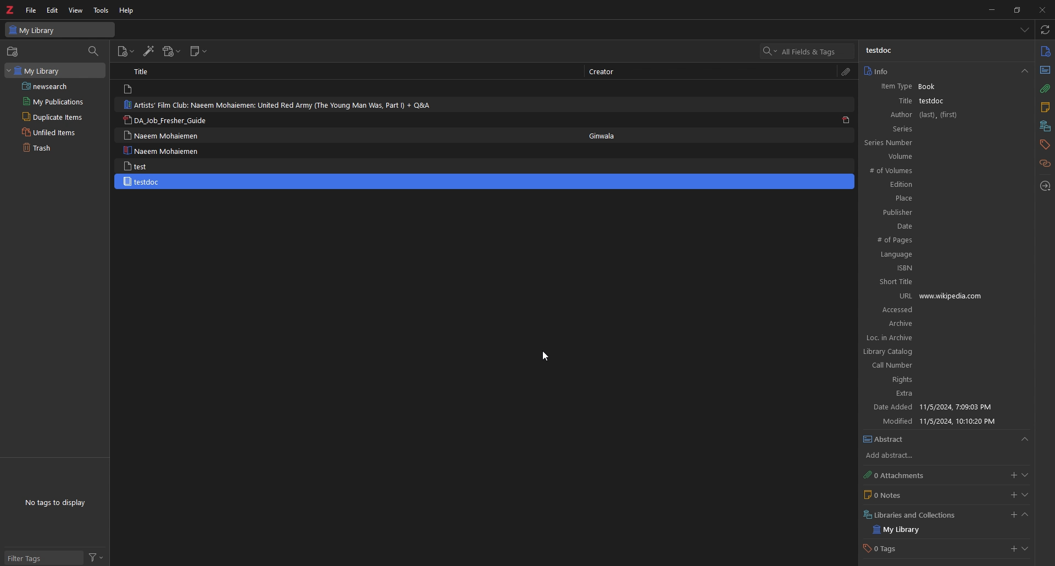 This screenshot has width=1055, height=566. Describe the element at coordinates (923, 157) in the screenshot. I see `Volume` at that location.